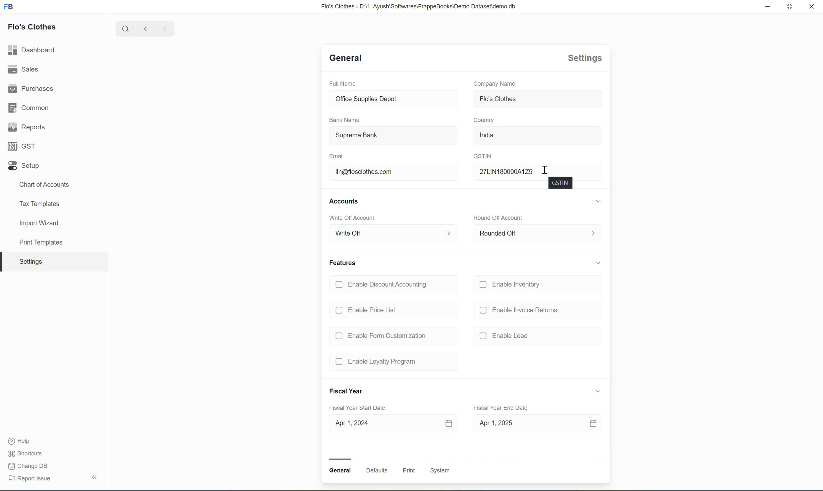 This screenshot has height=491, width=823. Describe the element at coordinates (439, 470) in the screenshot. I see `System` at that location.